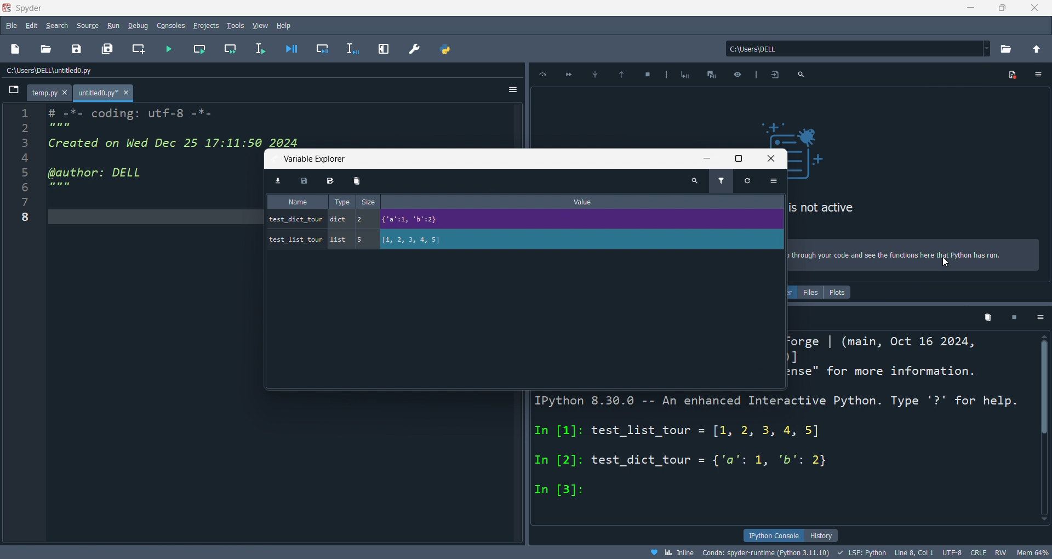  I want to click on debug file, so click(291, 49).